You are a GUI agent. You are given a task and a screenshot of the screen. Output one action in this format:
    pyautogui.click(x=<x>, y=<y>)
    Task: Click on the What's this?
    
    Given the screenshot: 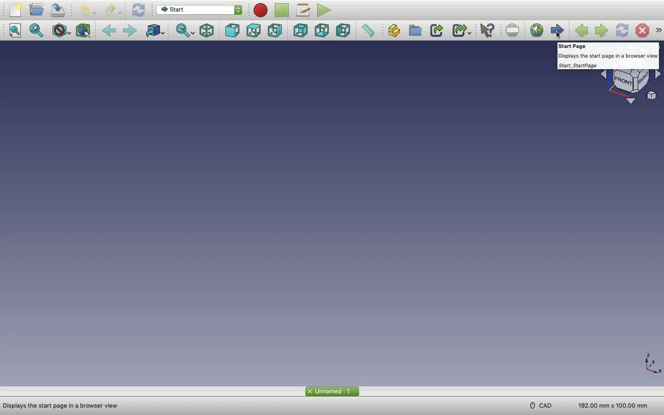 What is the action you would take?
    pyautogui.click(x=486, y=31)
    